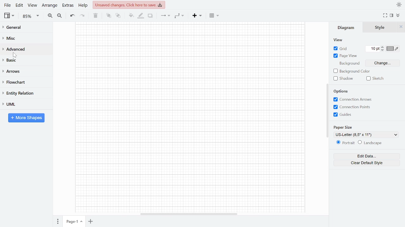 Image resolution: width=405 pixels, height=227 pixels. What do you see at coordinates (188, 214) in the screenshot?
I see `Horizantal scrollbar` at bounding box center [188, 214].